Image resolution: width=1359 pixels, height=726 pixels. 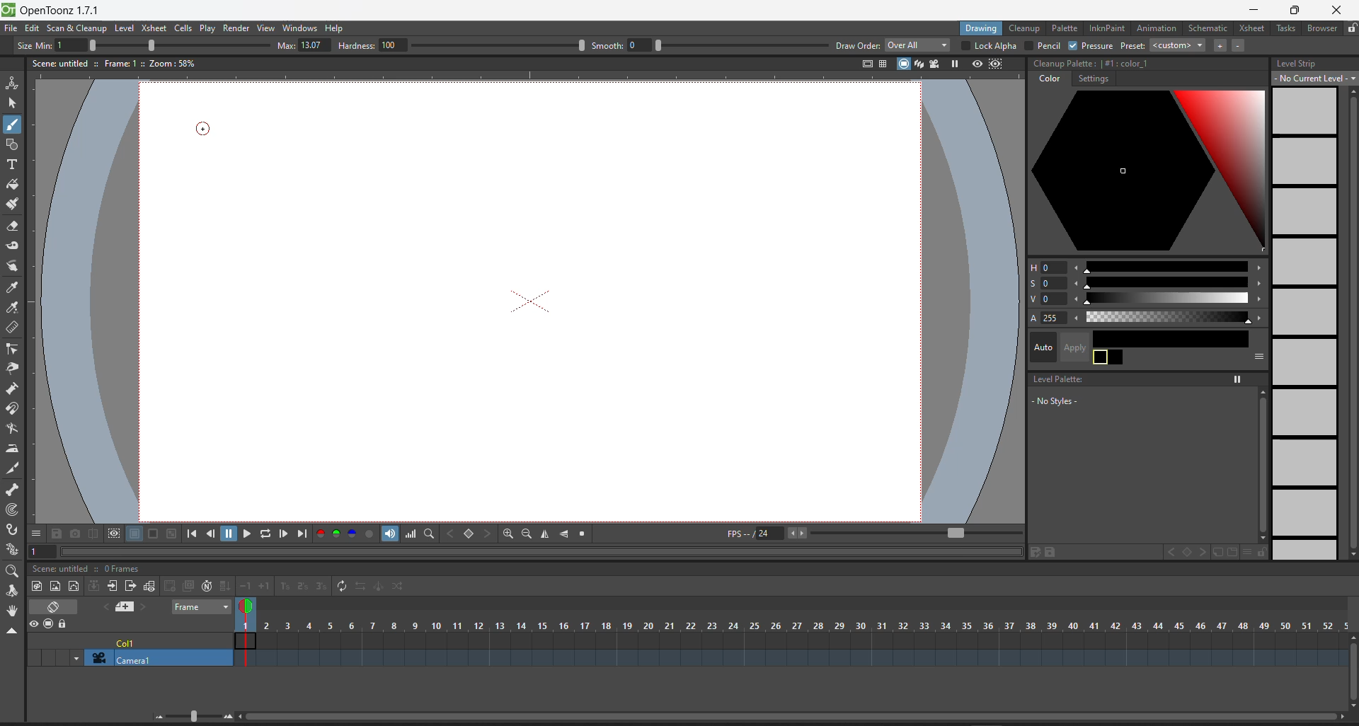 What do you see at coordinates (1053, 552) in the screenshot?
I see `save palette` at bounding box center [1053, 552].